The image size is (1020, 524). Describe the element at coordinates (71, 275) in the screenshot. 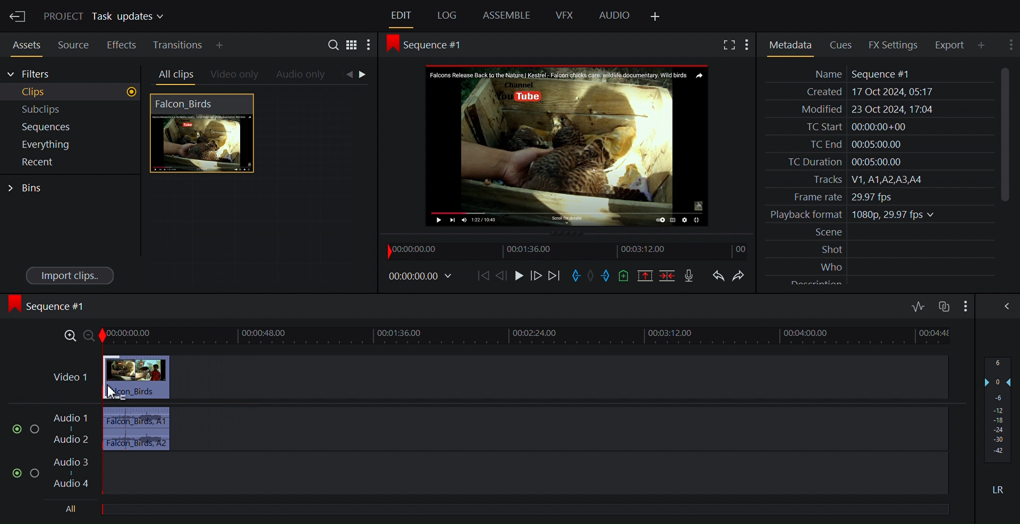

I see `Import clips` at that location.